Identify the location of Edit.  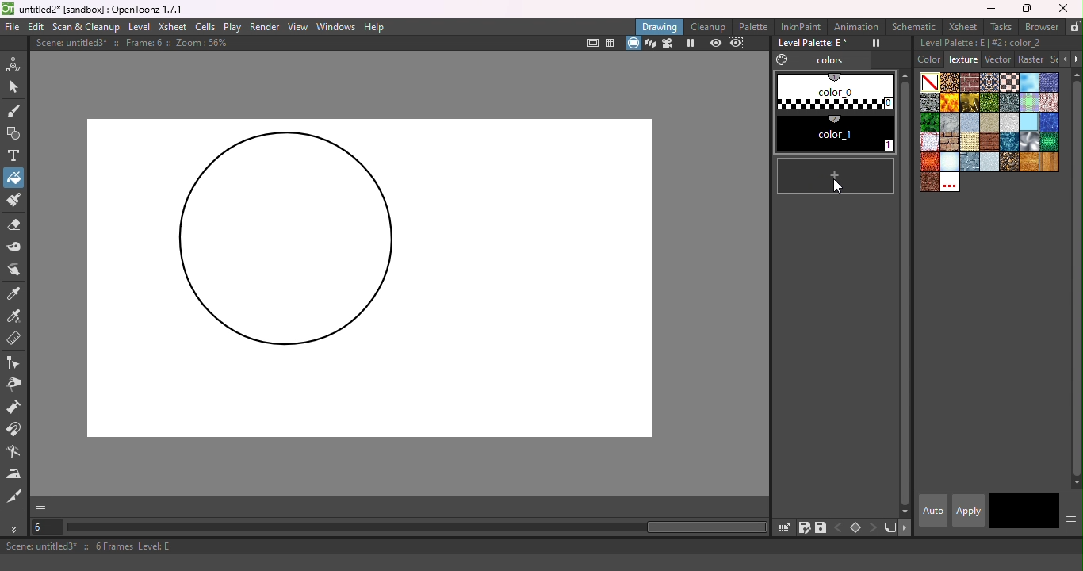
(36, 27).